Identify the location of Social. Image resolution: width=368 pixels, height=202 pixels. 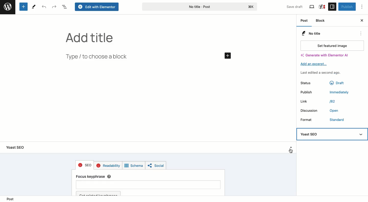
(156, 166).